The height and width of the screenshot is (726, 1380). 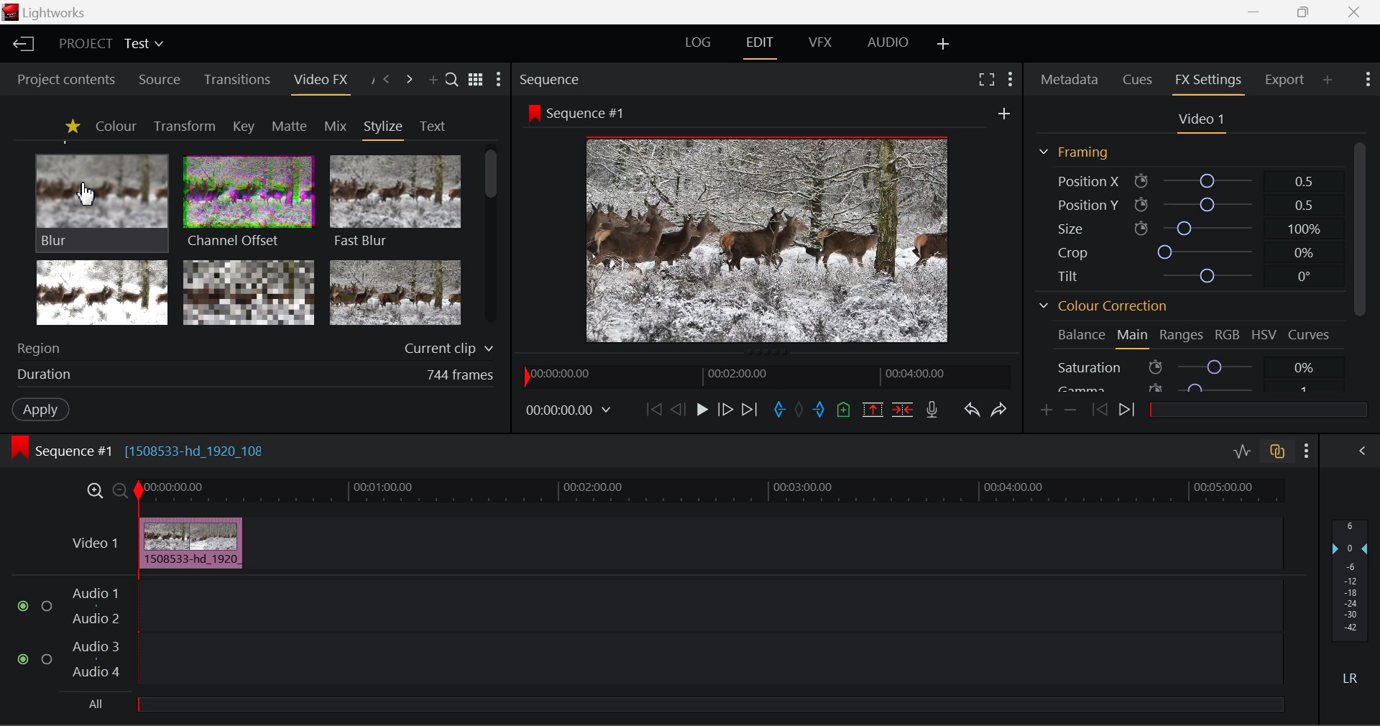 I want to click on Record Voiceover, so click(x=933, y=408).